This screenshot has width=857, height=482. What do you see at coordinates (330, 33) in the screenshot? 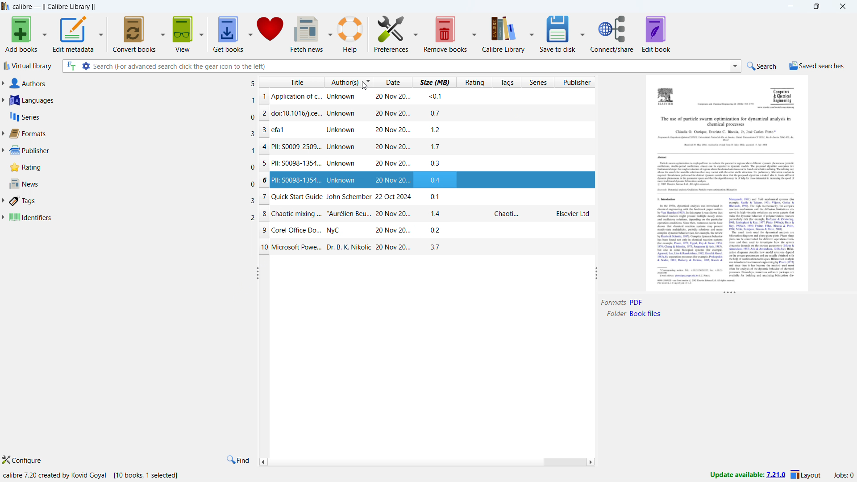
I see `fetch news options` at bounding box center [330, 33].